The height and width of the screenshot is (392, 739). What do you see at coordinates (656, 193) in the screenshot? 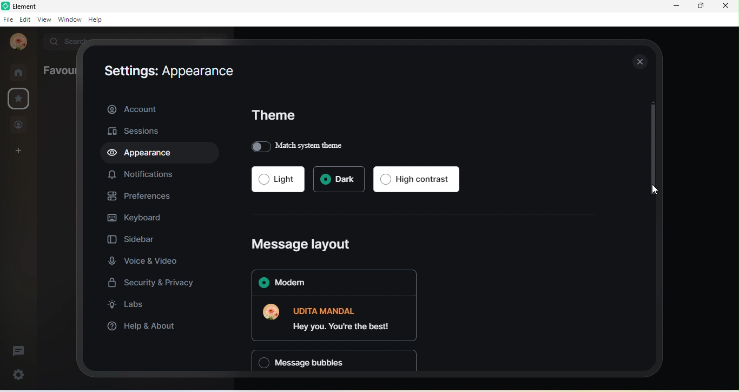
I see `cursor movement` at bounding box center [656, 193].